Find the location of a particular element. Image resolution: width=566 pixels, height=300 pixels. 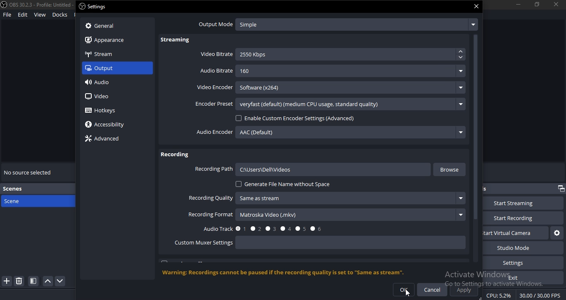

down is located at coordinates (460, 58).